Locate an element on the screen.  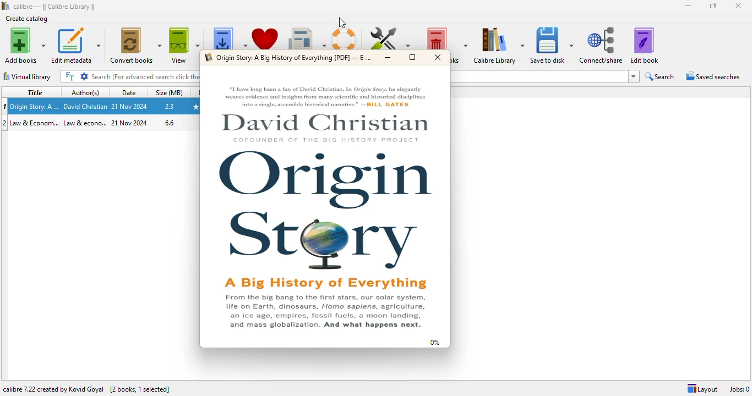
view is located at coordinates (183, 46).